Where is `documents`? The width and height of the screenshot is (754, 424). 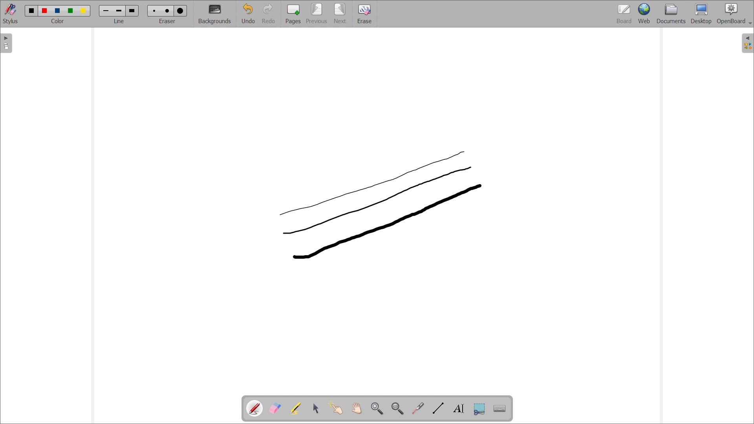 documents is located at coordinates (671, 14).